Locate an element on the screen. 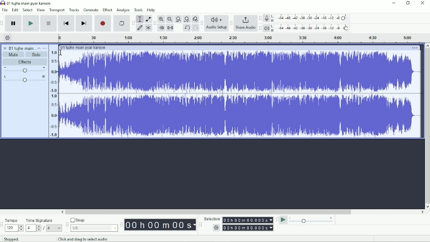 The height and width of the screenshot is (242, 430). Audacity selection toolbar is located at coordinates (200, 225).